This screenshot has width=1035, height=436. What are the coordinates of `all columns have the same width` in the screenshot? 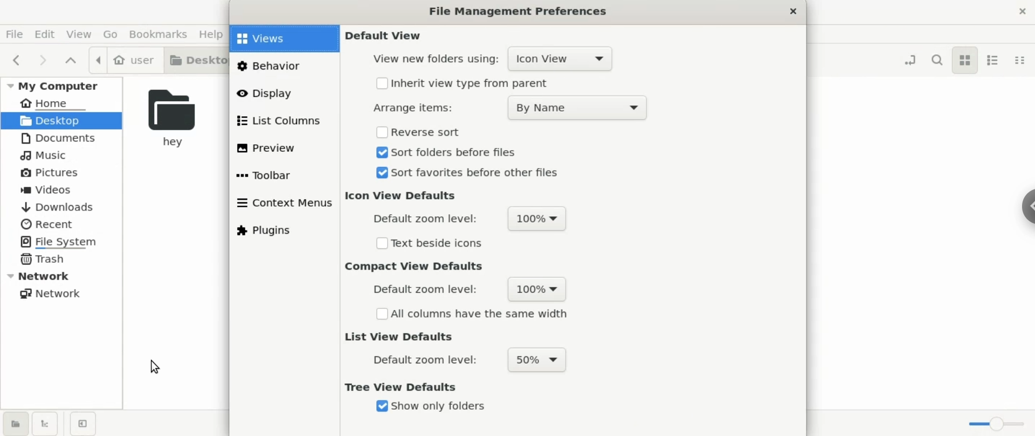 It's located at (473, 314).